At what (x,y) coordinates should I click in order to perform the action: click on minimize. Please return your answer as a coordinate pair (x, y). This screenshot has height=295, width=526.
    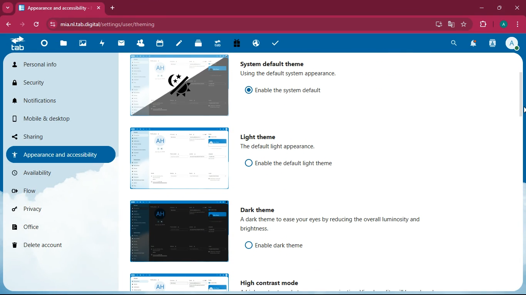
    Looking at the image, I should click on (482, 9).